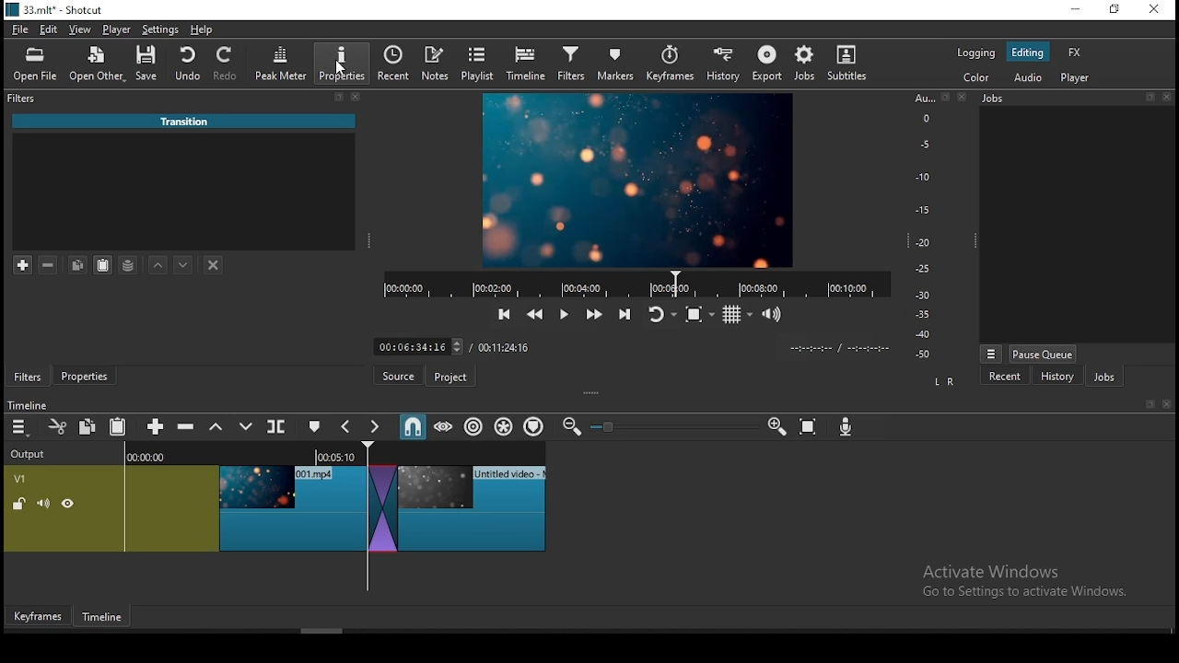  Describe the element at coordinates (317, 427) in the screenshot. I see `create/edit marker` at that location.